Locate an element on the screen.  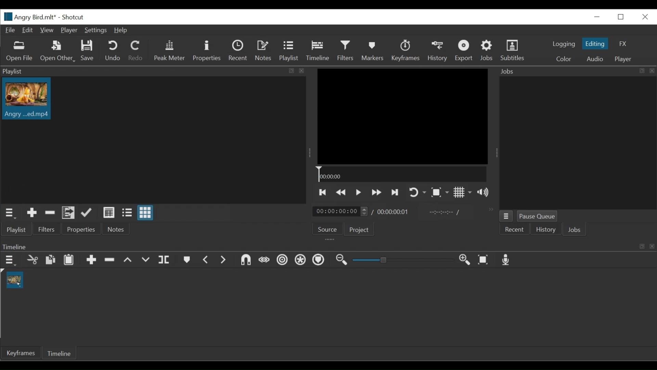
Edit is located at coordinates (28, 30).